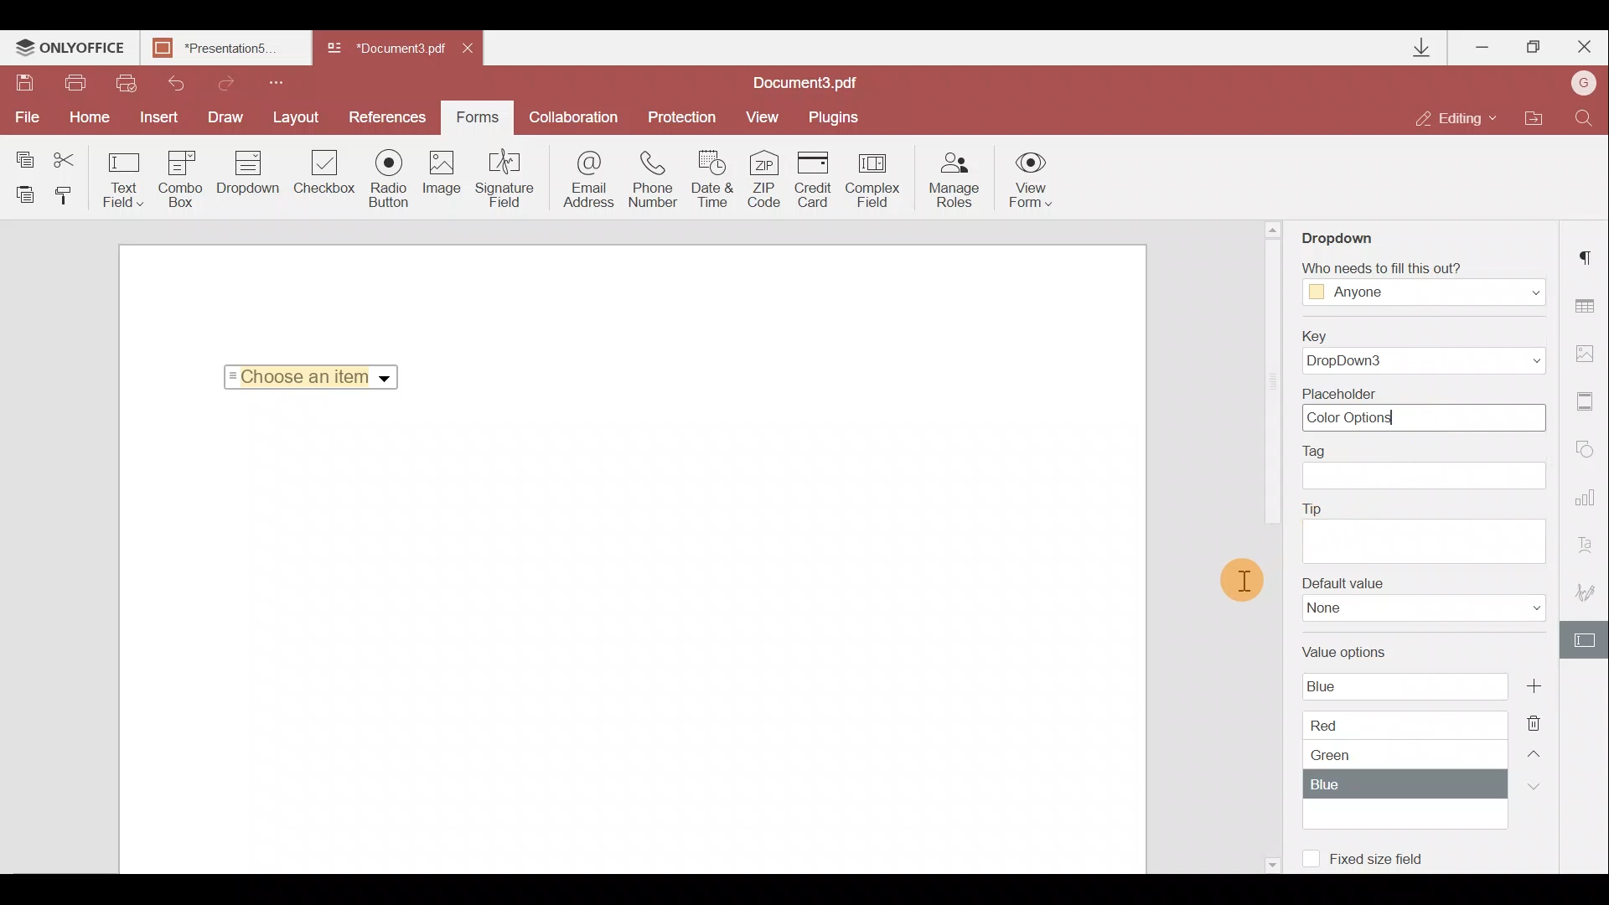 The height and width of the screenshot is (905, 1609). Describe the element at coordinates (1590, 402) in the screenshot. I see `Headers & footers settings` at that location.